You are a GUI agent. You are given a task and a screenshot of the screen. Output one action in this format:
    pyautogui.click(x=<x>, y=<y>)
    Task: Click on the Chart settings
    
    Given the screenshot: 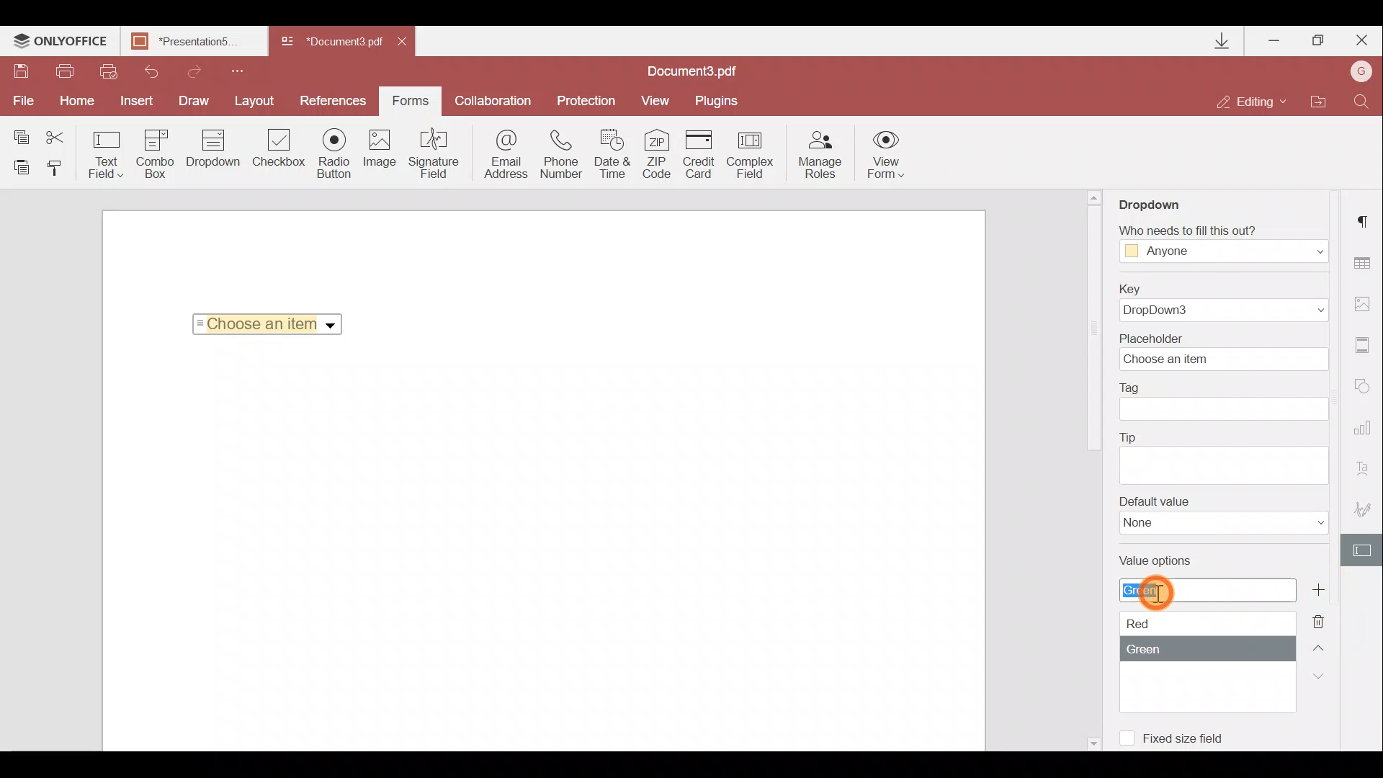 What is the action you would take?
    pyautogui.click(x=1366, y=428)
    